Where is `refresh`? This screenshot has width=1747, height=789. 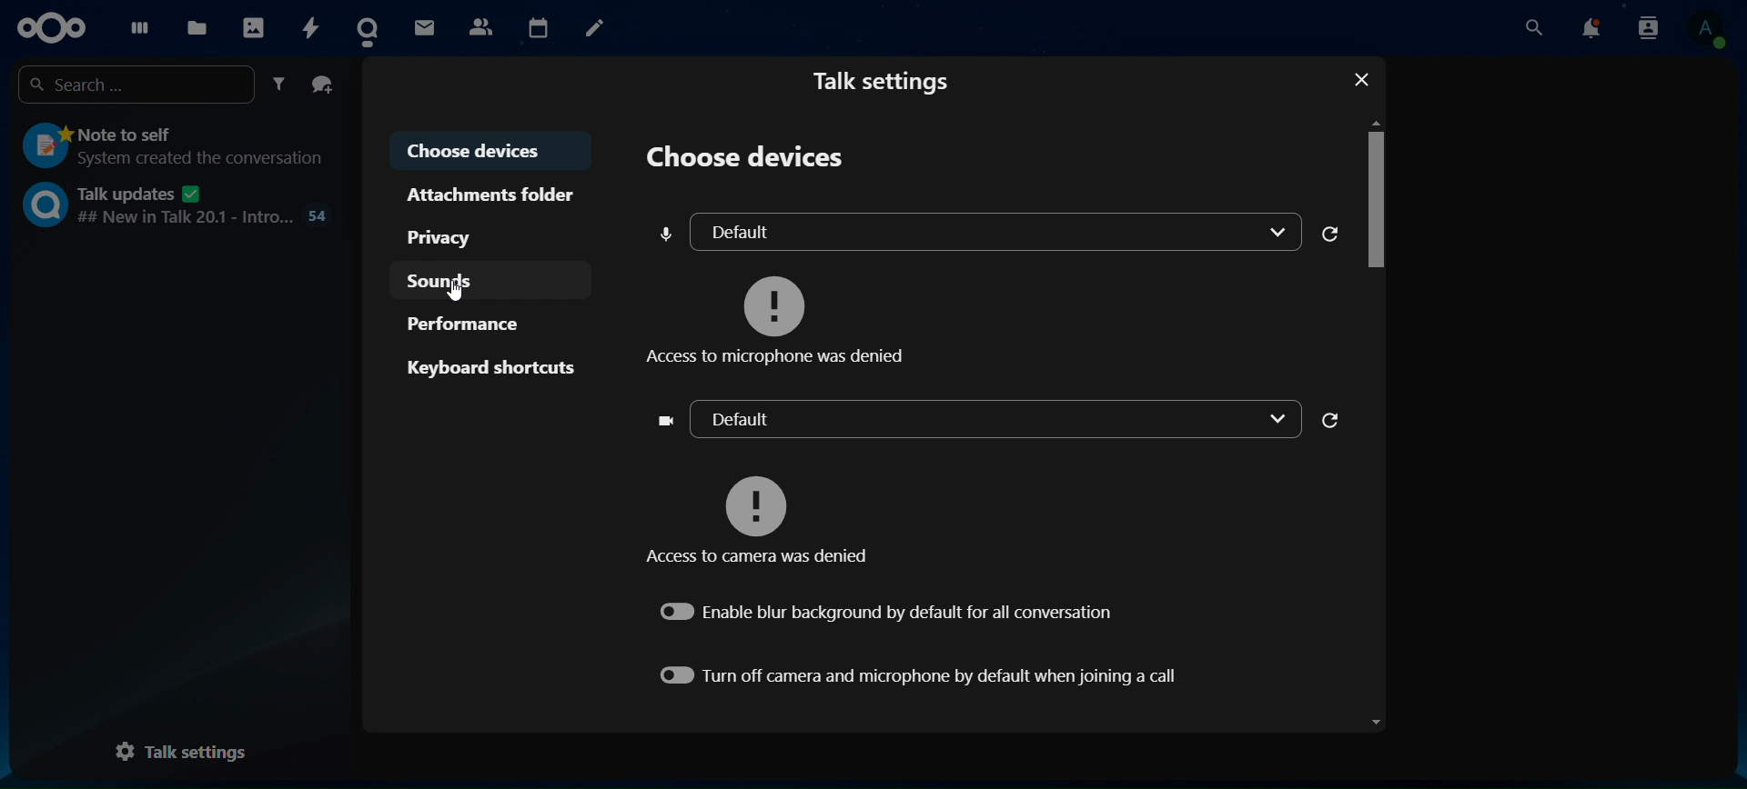
refresh is located at coordinates (1329, 421).